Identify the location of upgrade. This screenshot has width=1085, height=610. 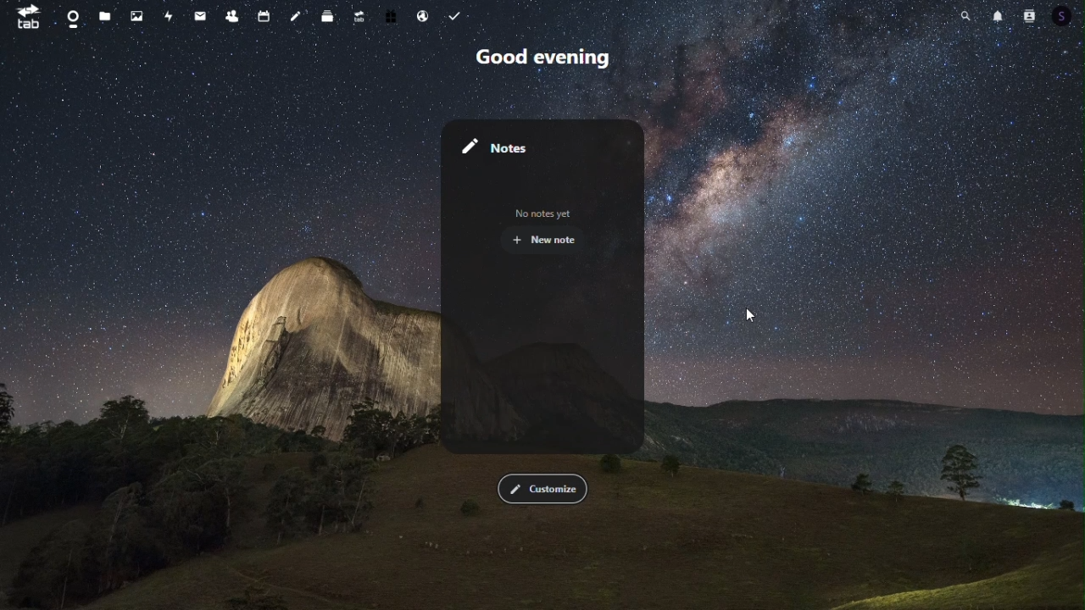
(359, 18).